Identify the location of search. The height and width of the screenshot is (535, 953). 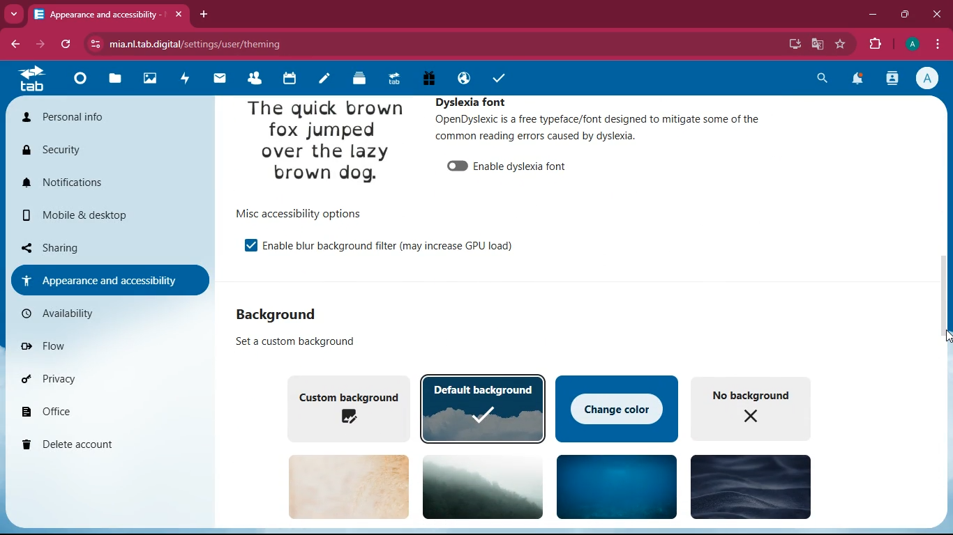
(820, 80).